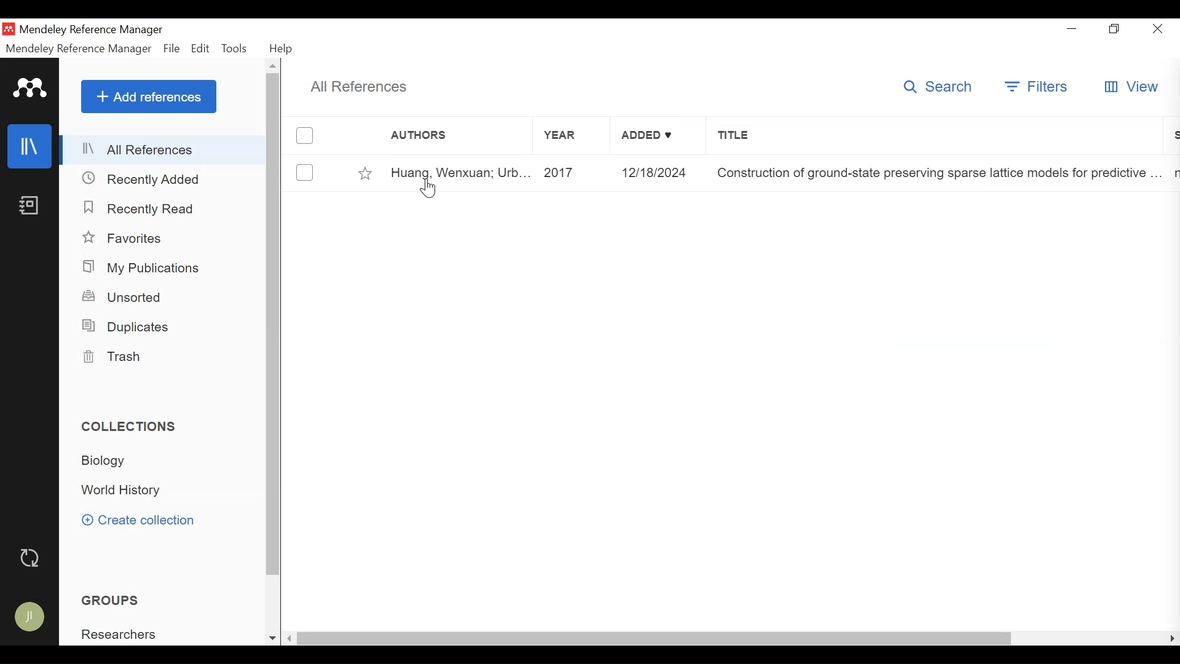 The width and height of the screenshot is (1180, 664). What do you see at coordinates (367, 175) in the screenshot?
I see `Toggle Favorites` at bounding box center [367, 175].